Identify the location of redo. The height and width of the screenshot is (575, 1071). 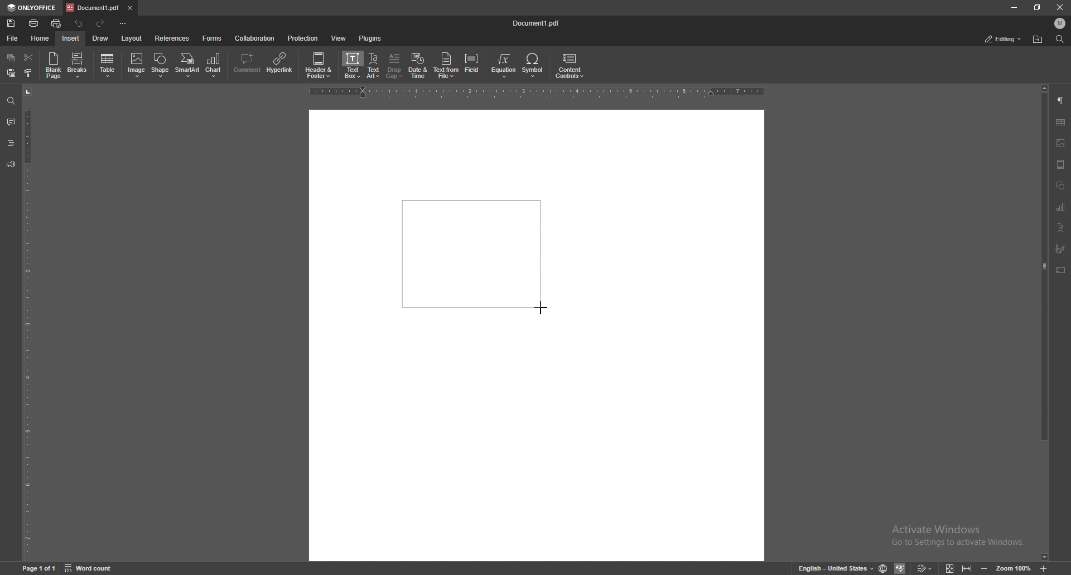
(102, 24).